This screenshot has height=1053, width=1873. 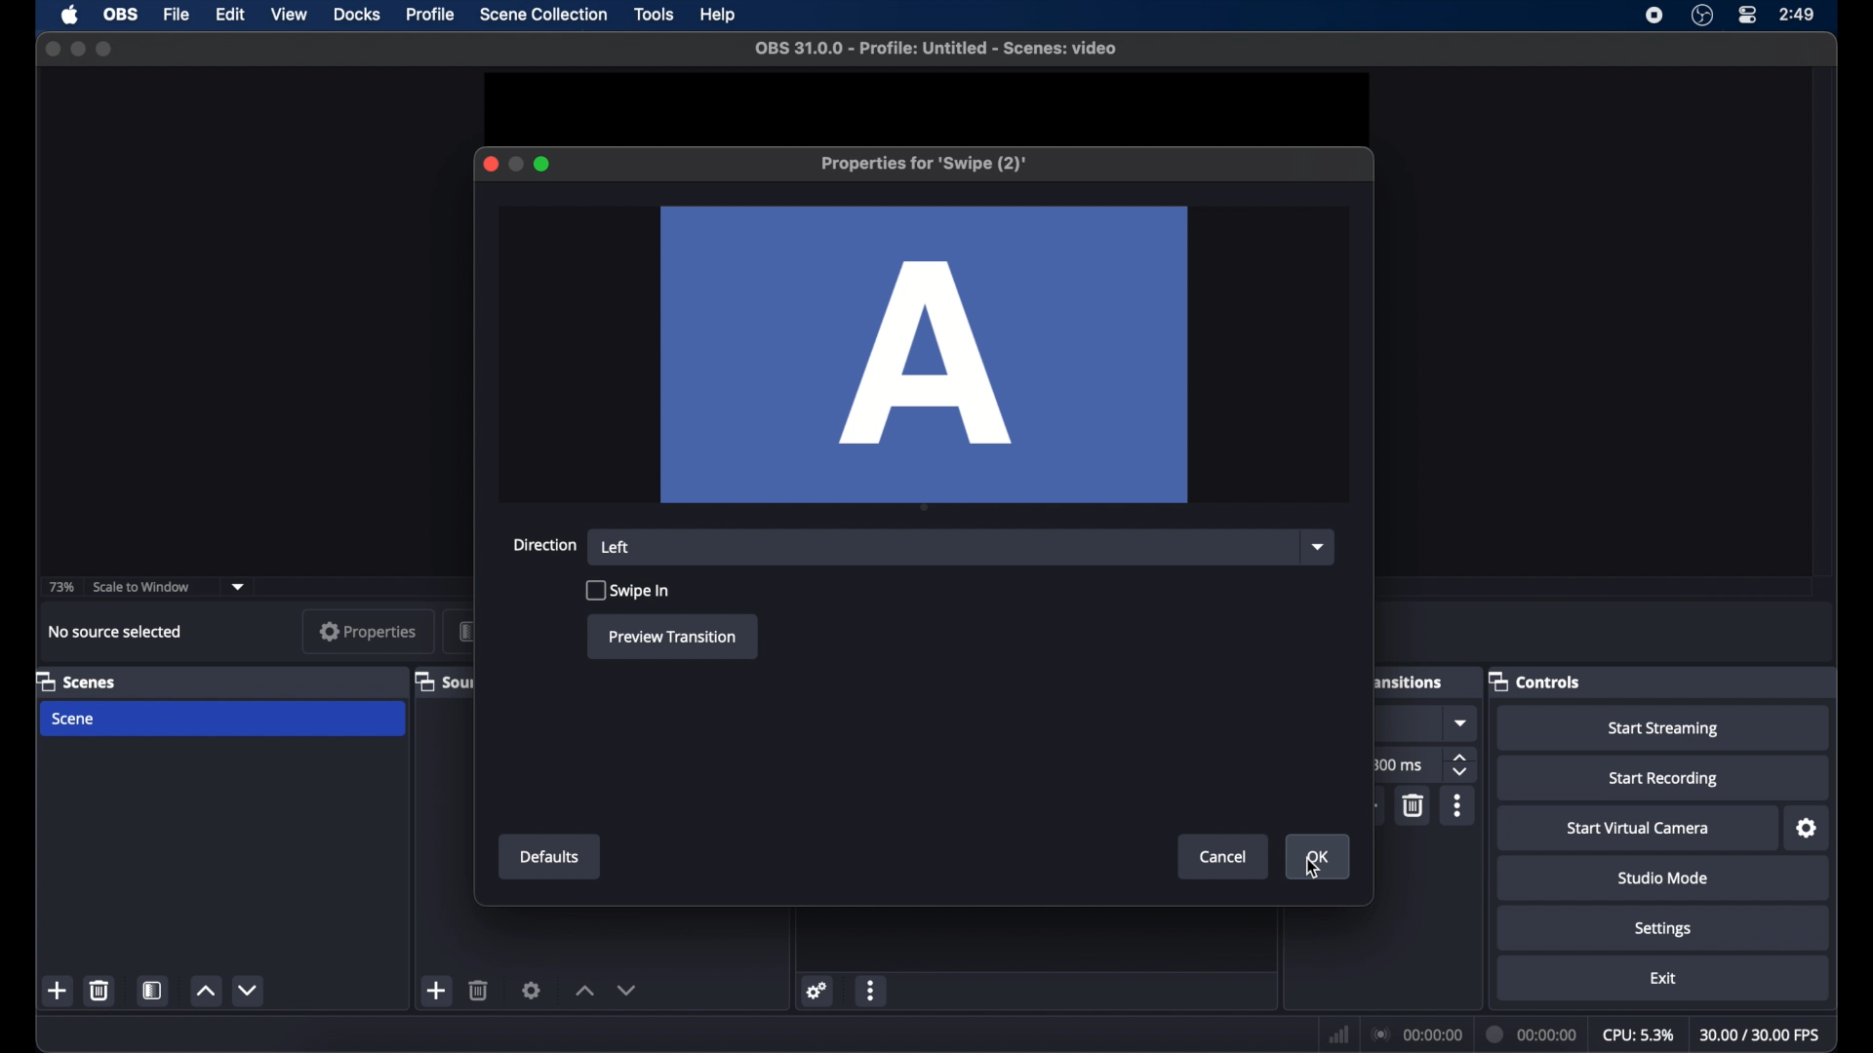 I want to click on obs, so click(x=119, y=13).